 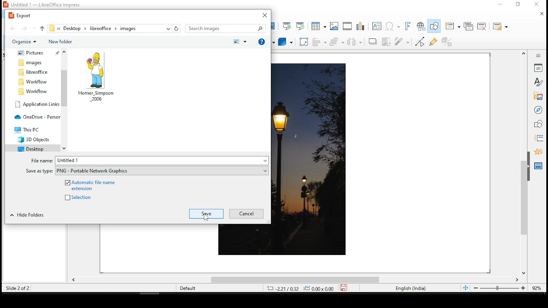 What do you see at coordinates (319, 42) in the screenshot?
I see `align objects` at bounding box center [319, 42].